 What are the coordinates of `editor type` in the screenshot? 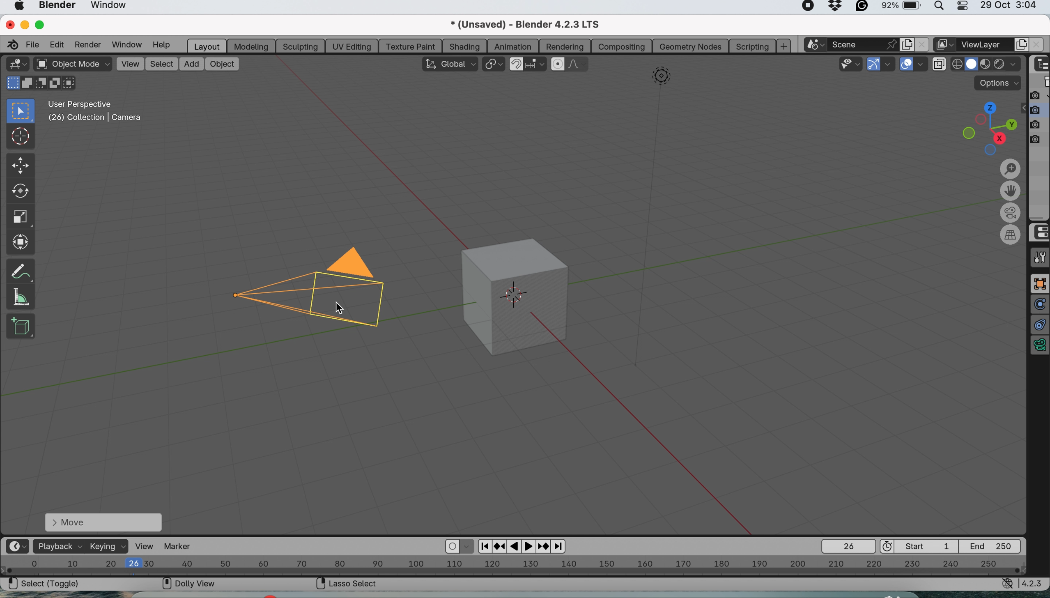 It's located at (17, 64).